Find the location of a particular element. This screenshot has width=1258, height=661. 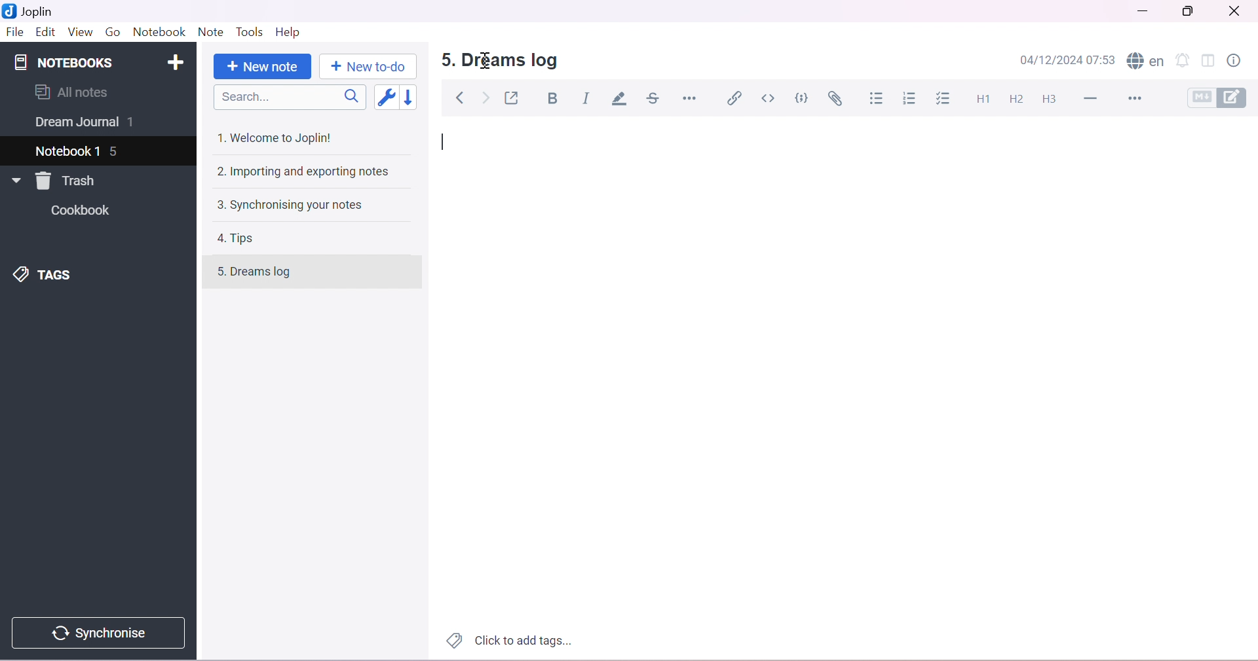

Notebook is located at coordinates (161, 33).